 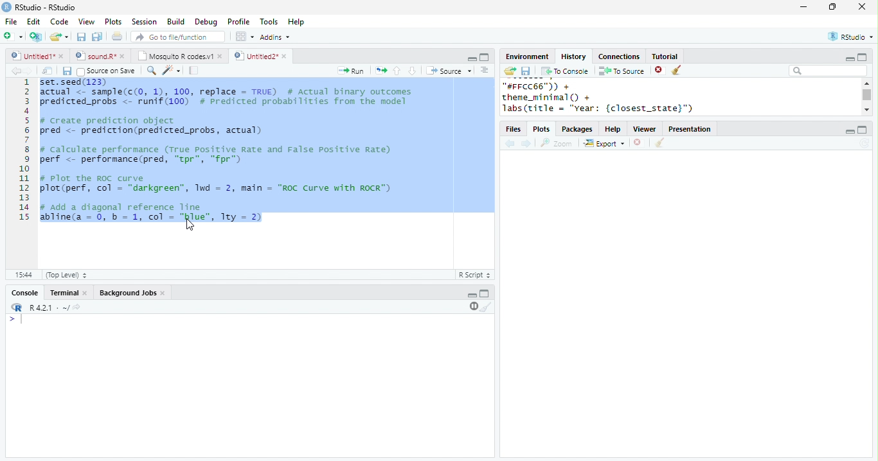 I want to click on open folder, so click(x=509, y=71).